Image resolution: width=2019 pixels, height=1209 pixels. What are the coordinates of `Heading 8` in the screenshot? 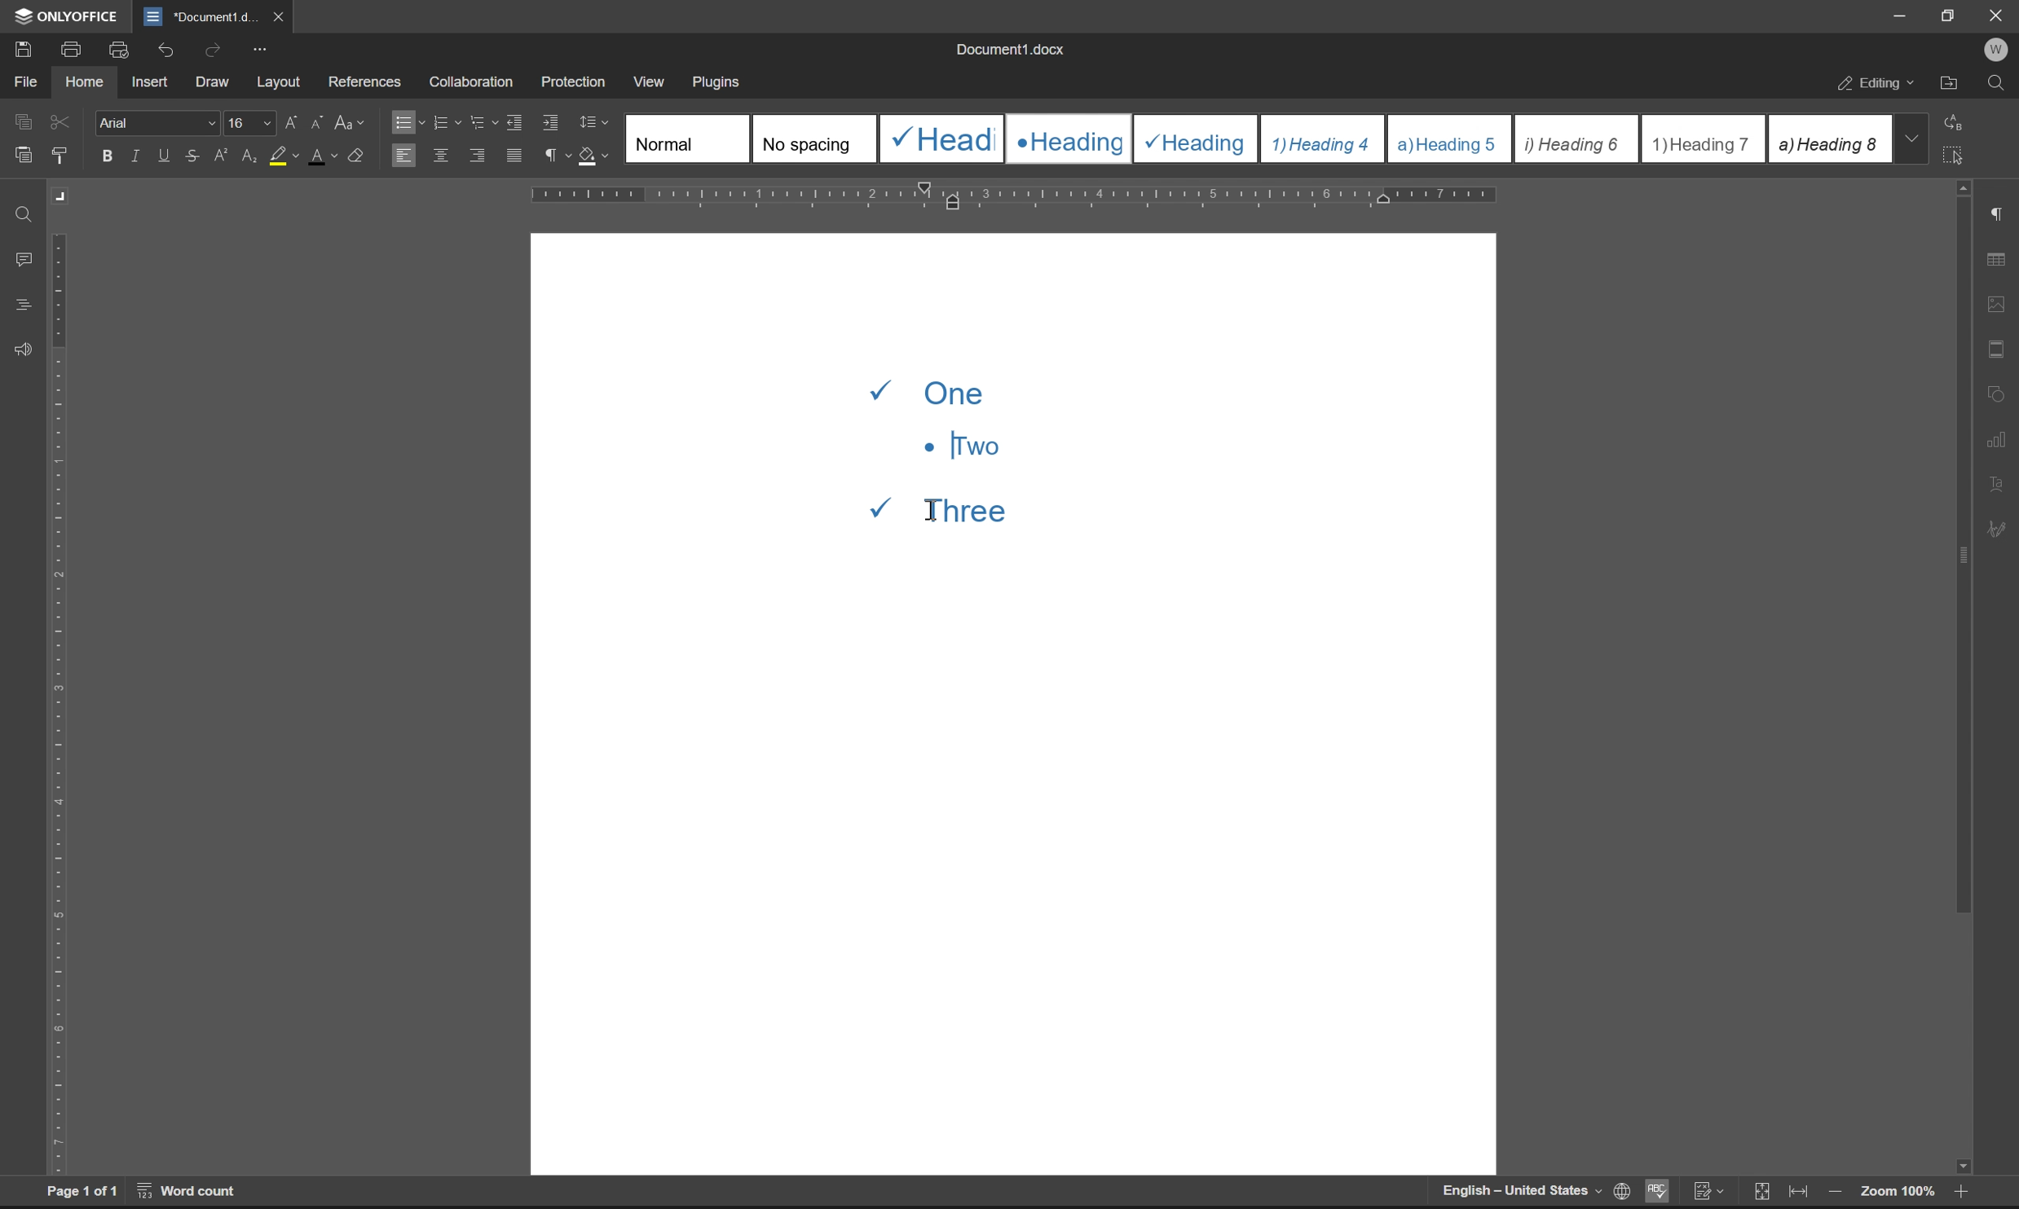 It's located at (1828, 138).